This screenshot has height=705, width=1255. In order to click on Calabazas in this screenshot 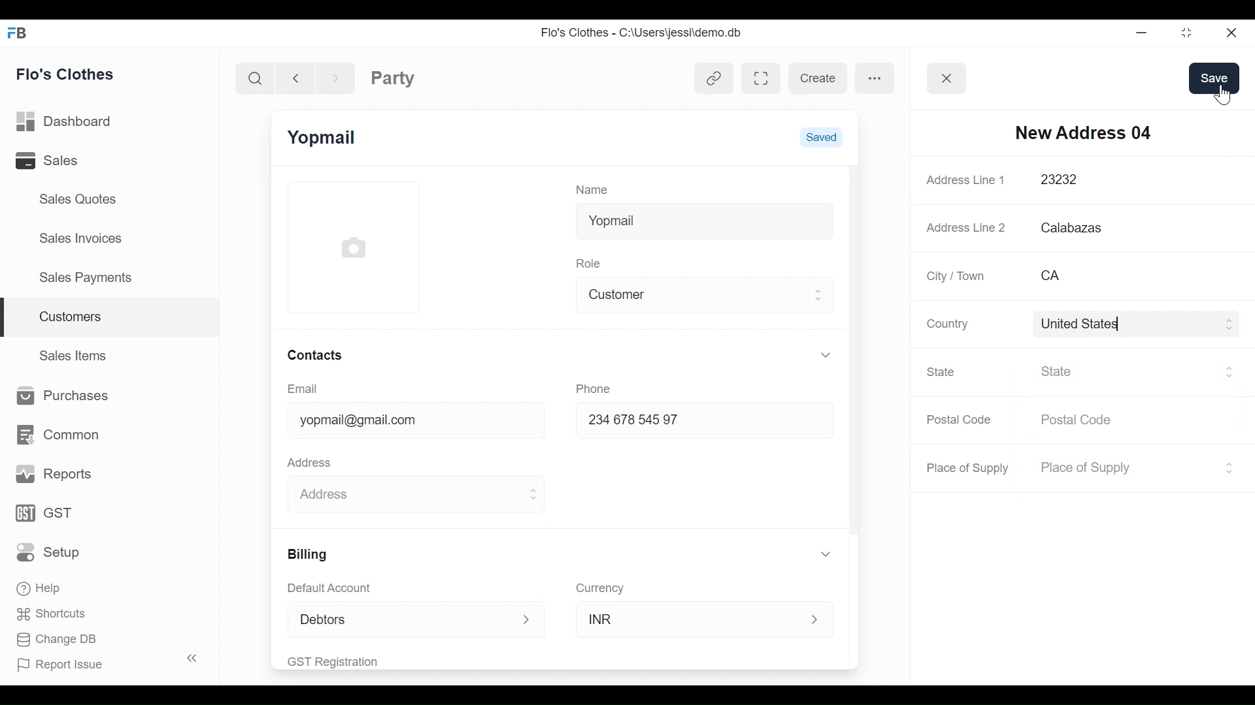, I will do `click(1136, 228)`.